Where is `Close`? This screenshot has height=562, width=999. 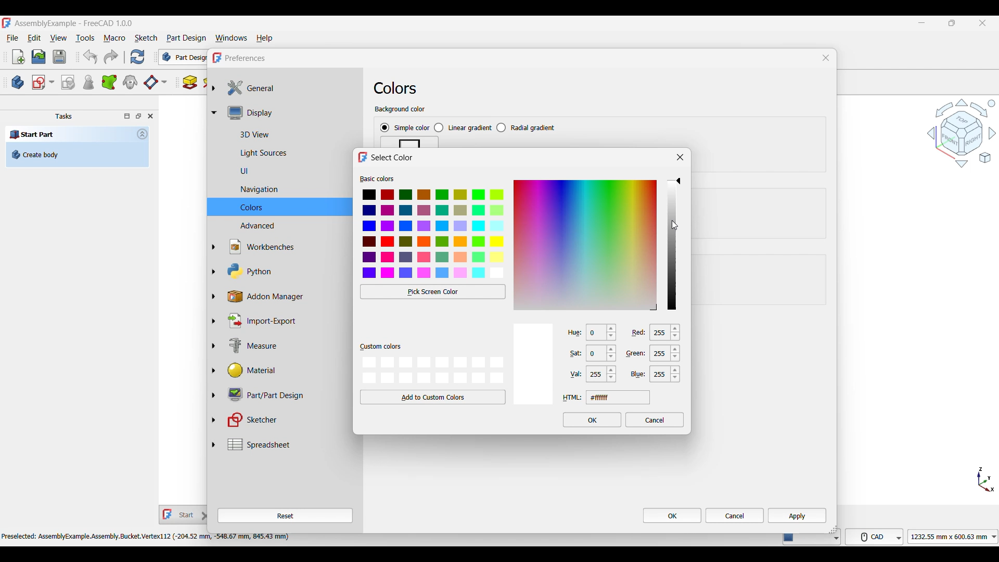
Close is located at coordinates (150, 116).